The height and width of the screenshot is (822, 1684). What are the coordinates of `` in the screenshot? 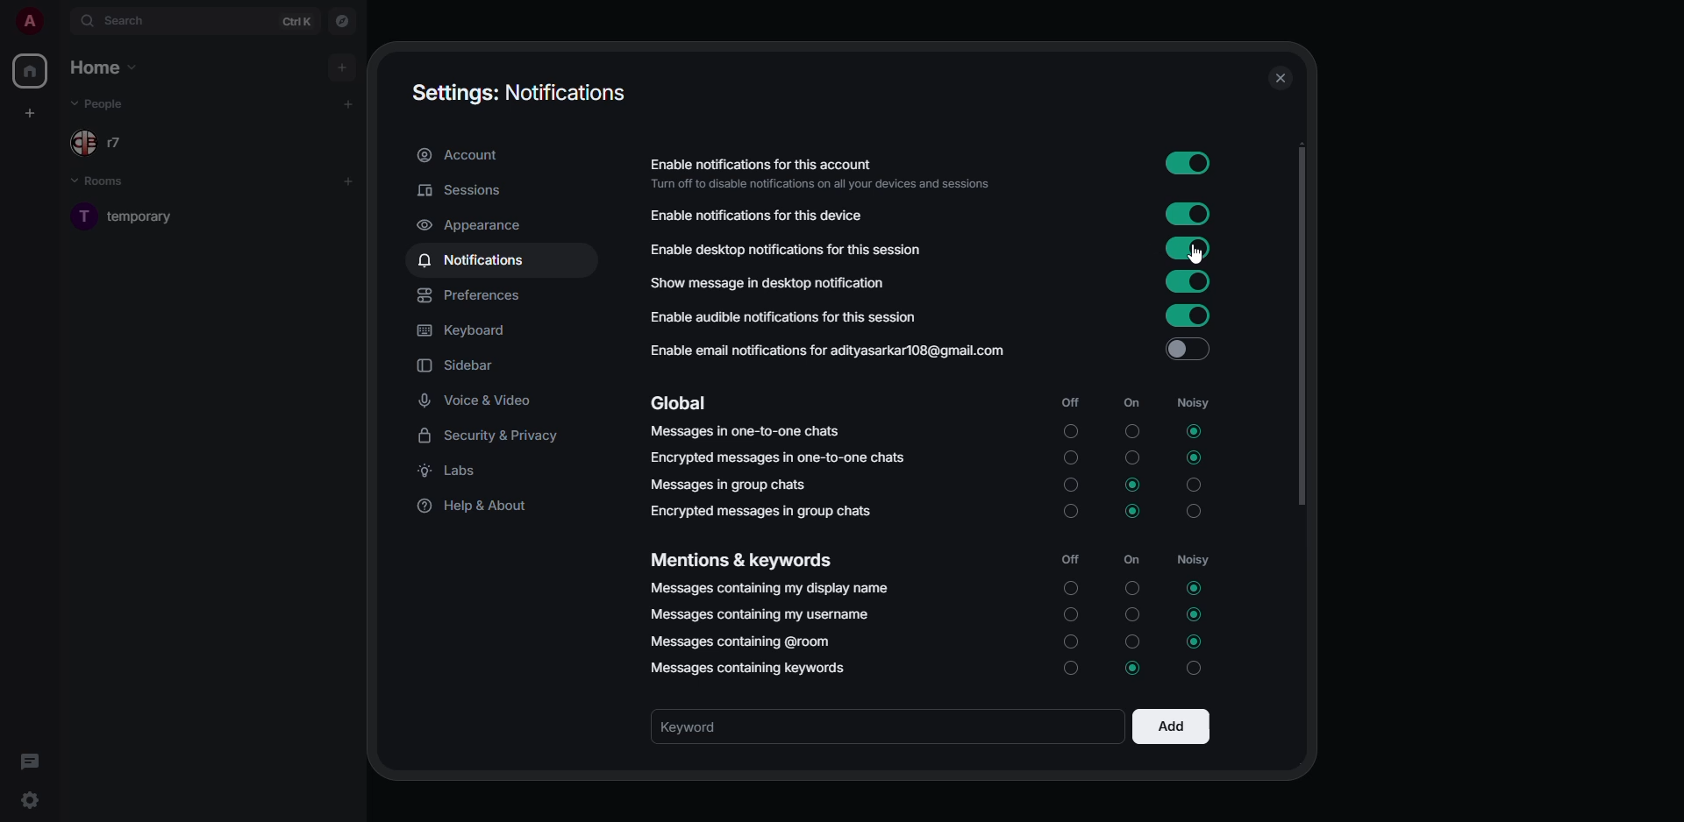 It's located at (1130, 431).